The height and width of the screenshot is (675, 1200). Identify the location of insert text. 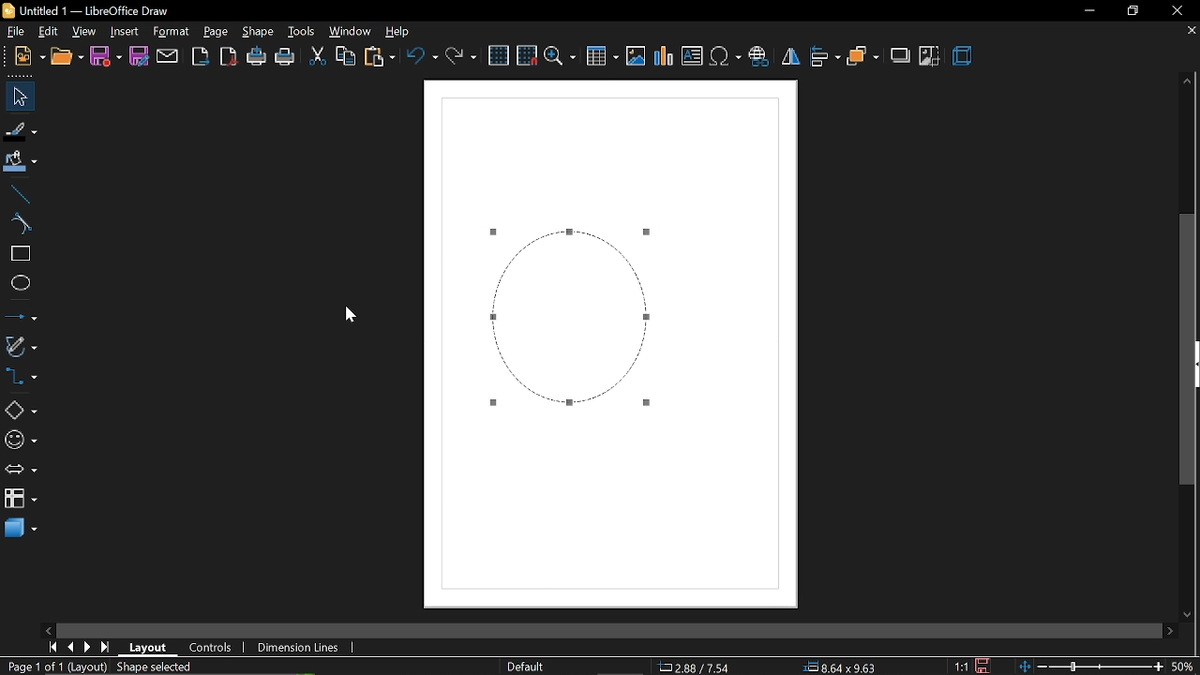
(692, 56).